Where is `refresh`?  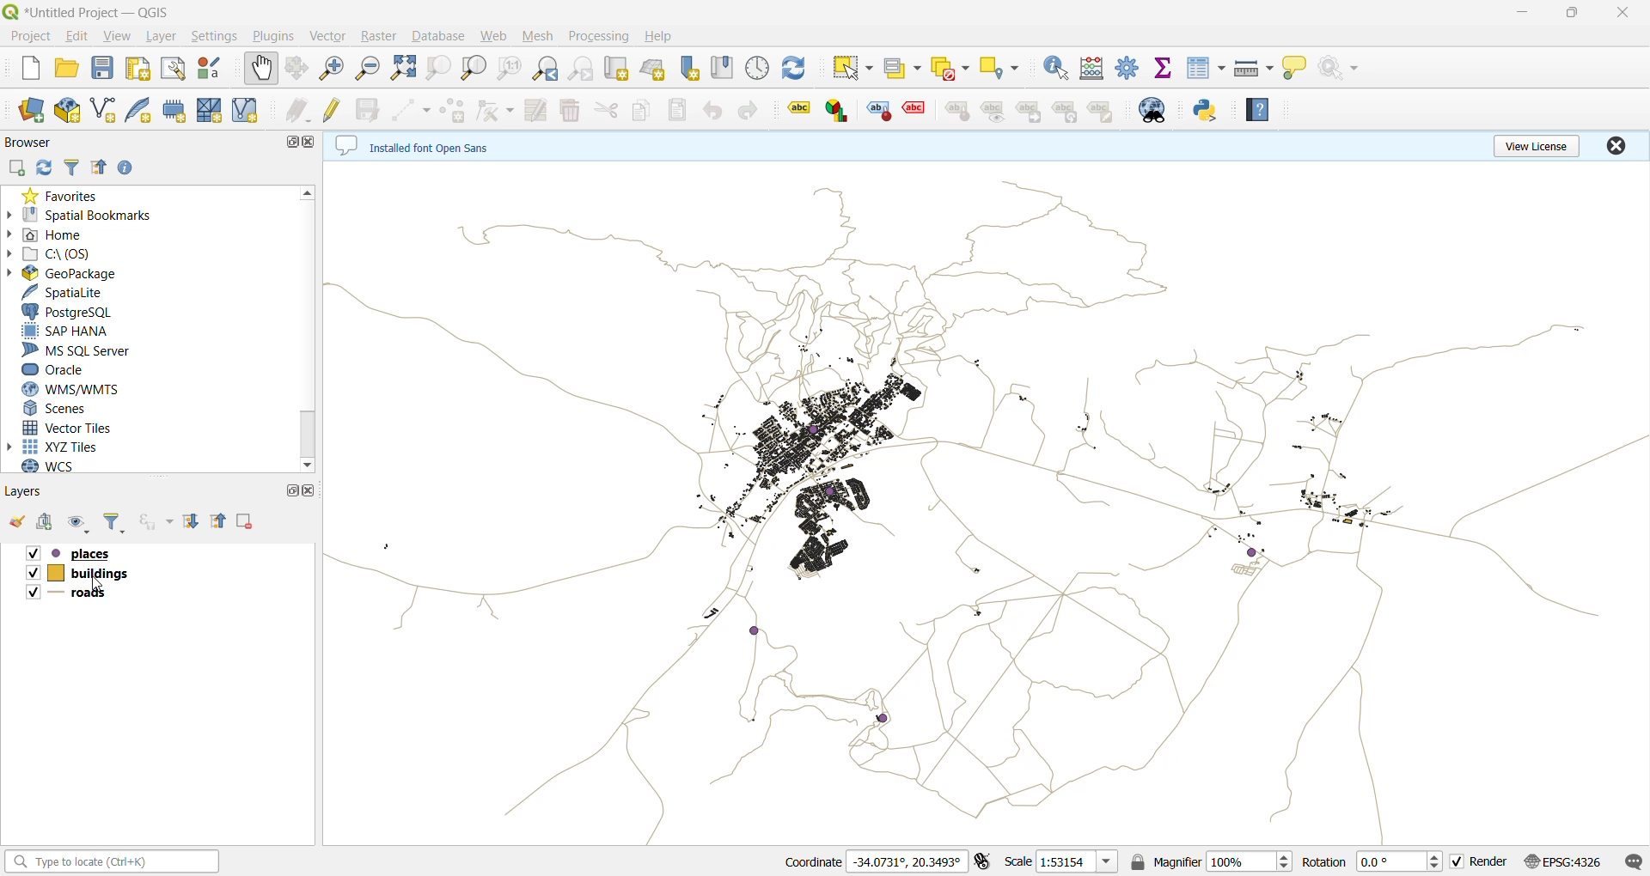
refresh is located at coordinates (46, 167).